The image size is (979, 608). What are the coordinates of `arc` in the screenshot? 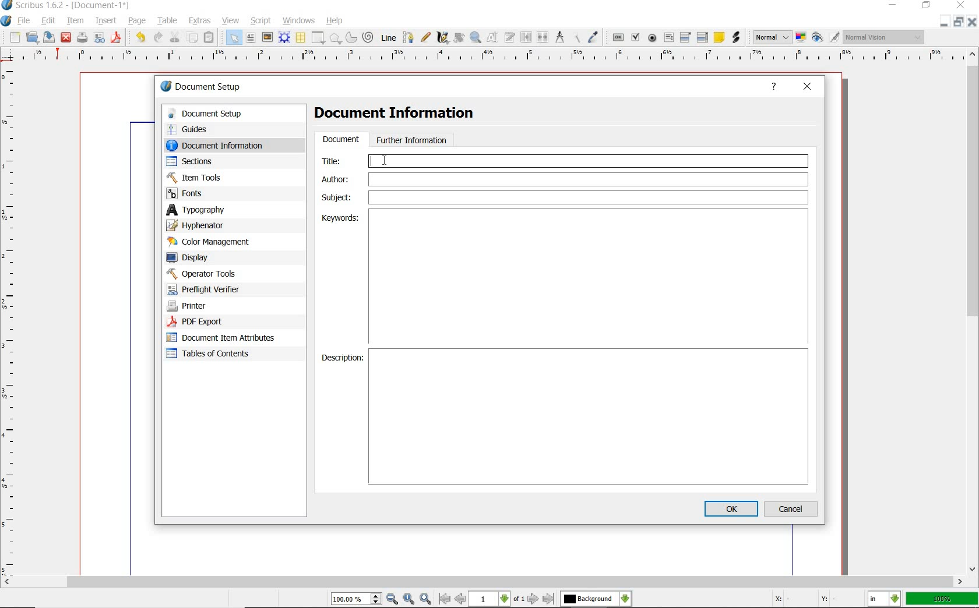 It's located at (351, 37).